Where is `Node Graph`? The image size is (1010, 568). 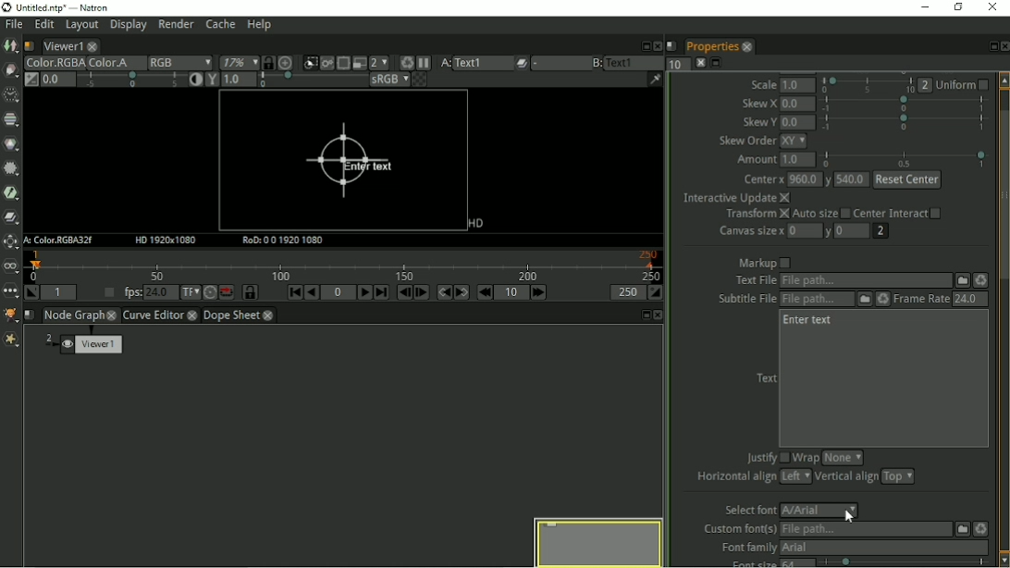 Node Graph is located at coordinates (74, 315).